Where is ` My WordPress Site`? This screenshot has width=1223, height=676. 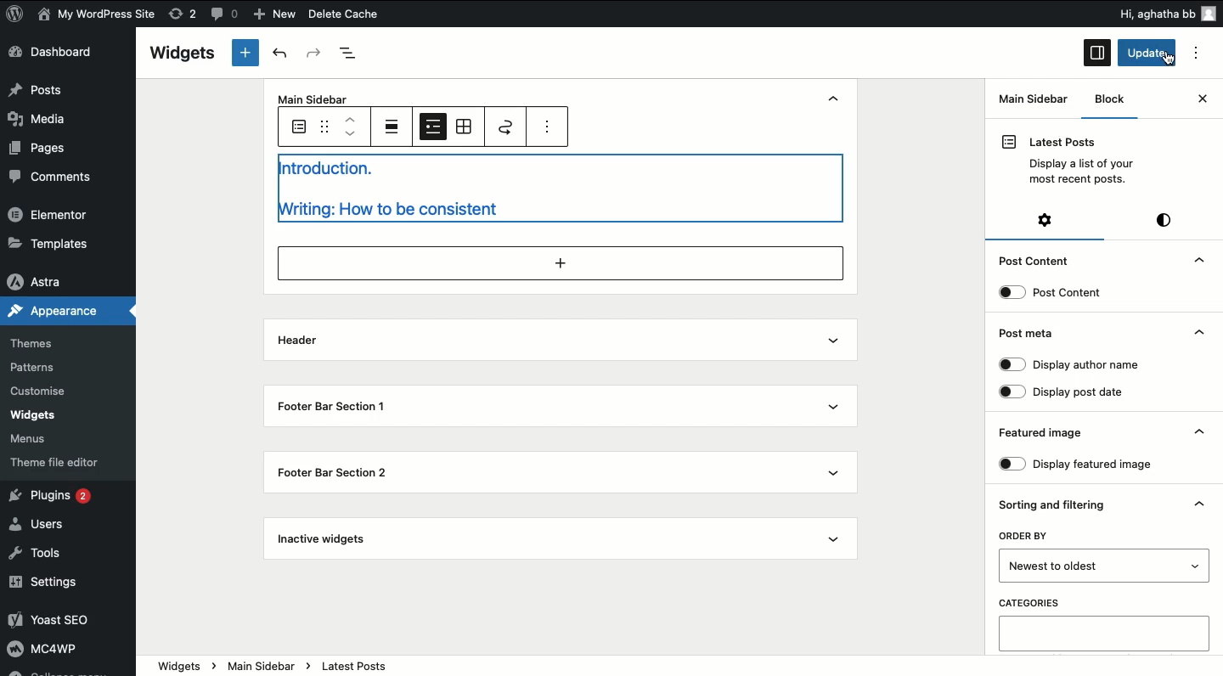
 My WordPress Site is located at coordinates (100, 15).